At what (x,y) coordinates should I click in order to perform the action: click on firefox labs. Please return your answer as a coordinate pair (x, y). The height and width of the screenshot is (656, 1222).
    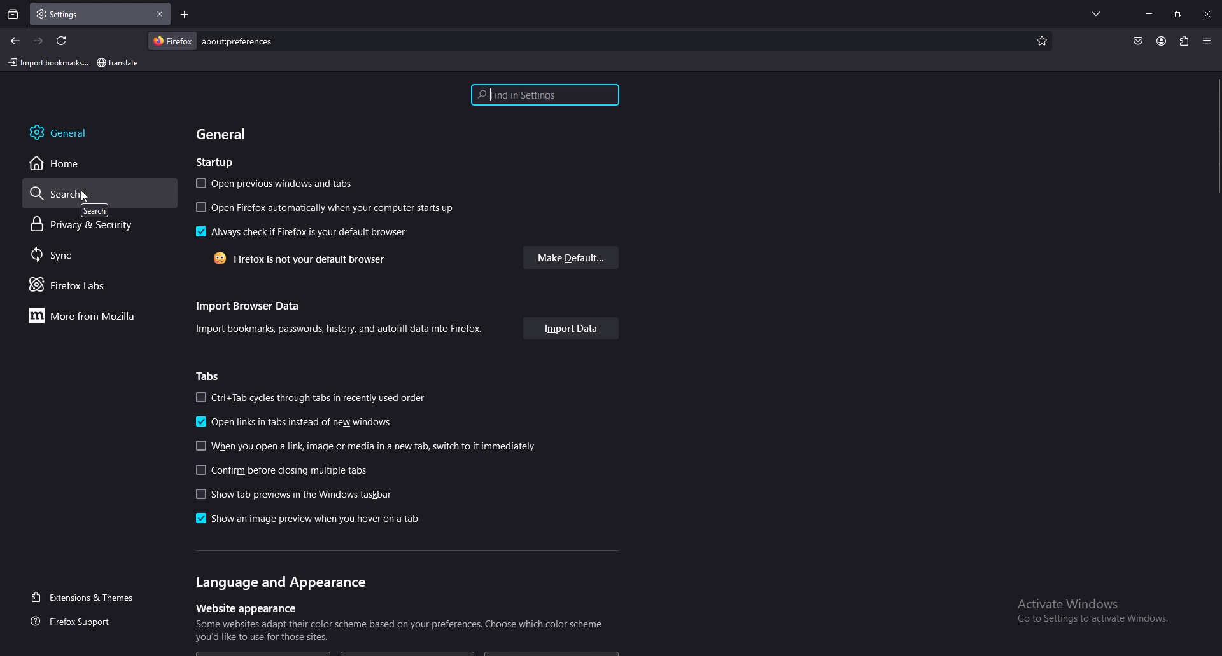
    Looking at the image, I should click on (88, 285).